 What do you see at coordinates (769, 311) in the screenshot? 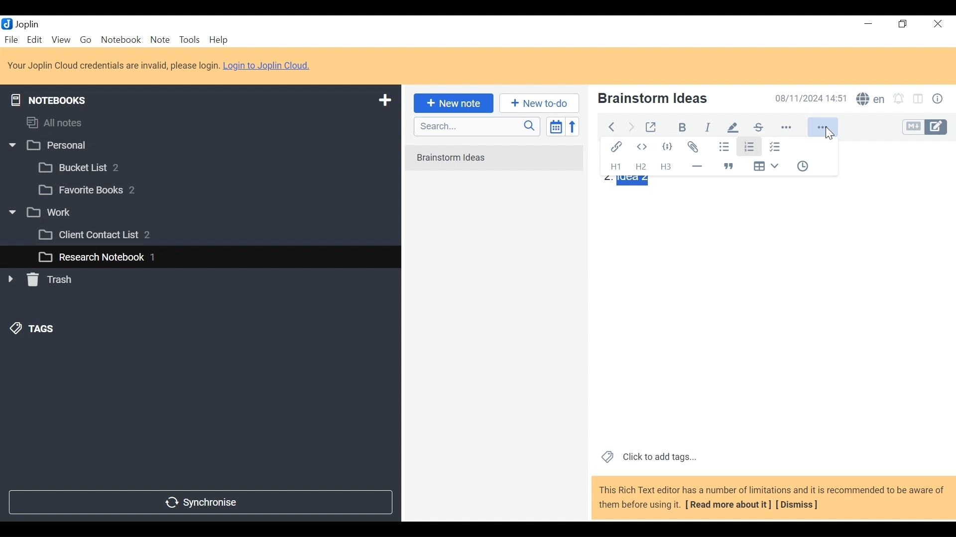
I see `Note View` at bounding box center [769, 311].